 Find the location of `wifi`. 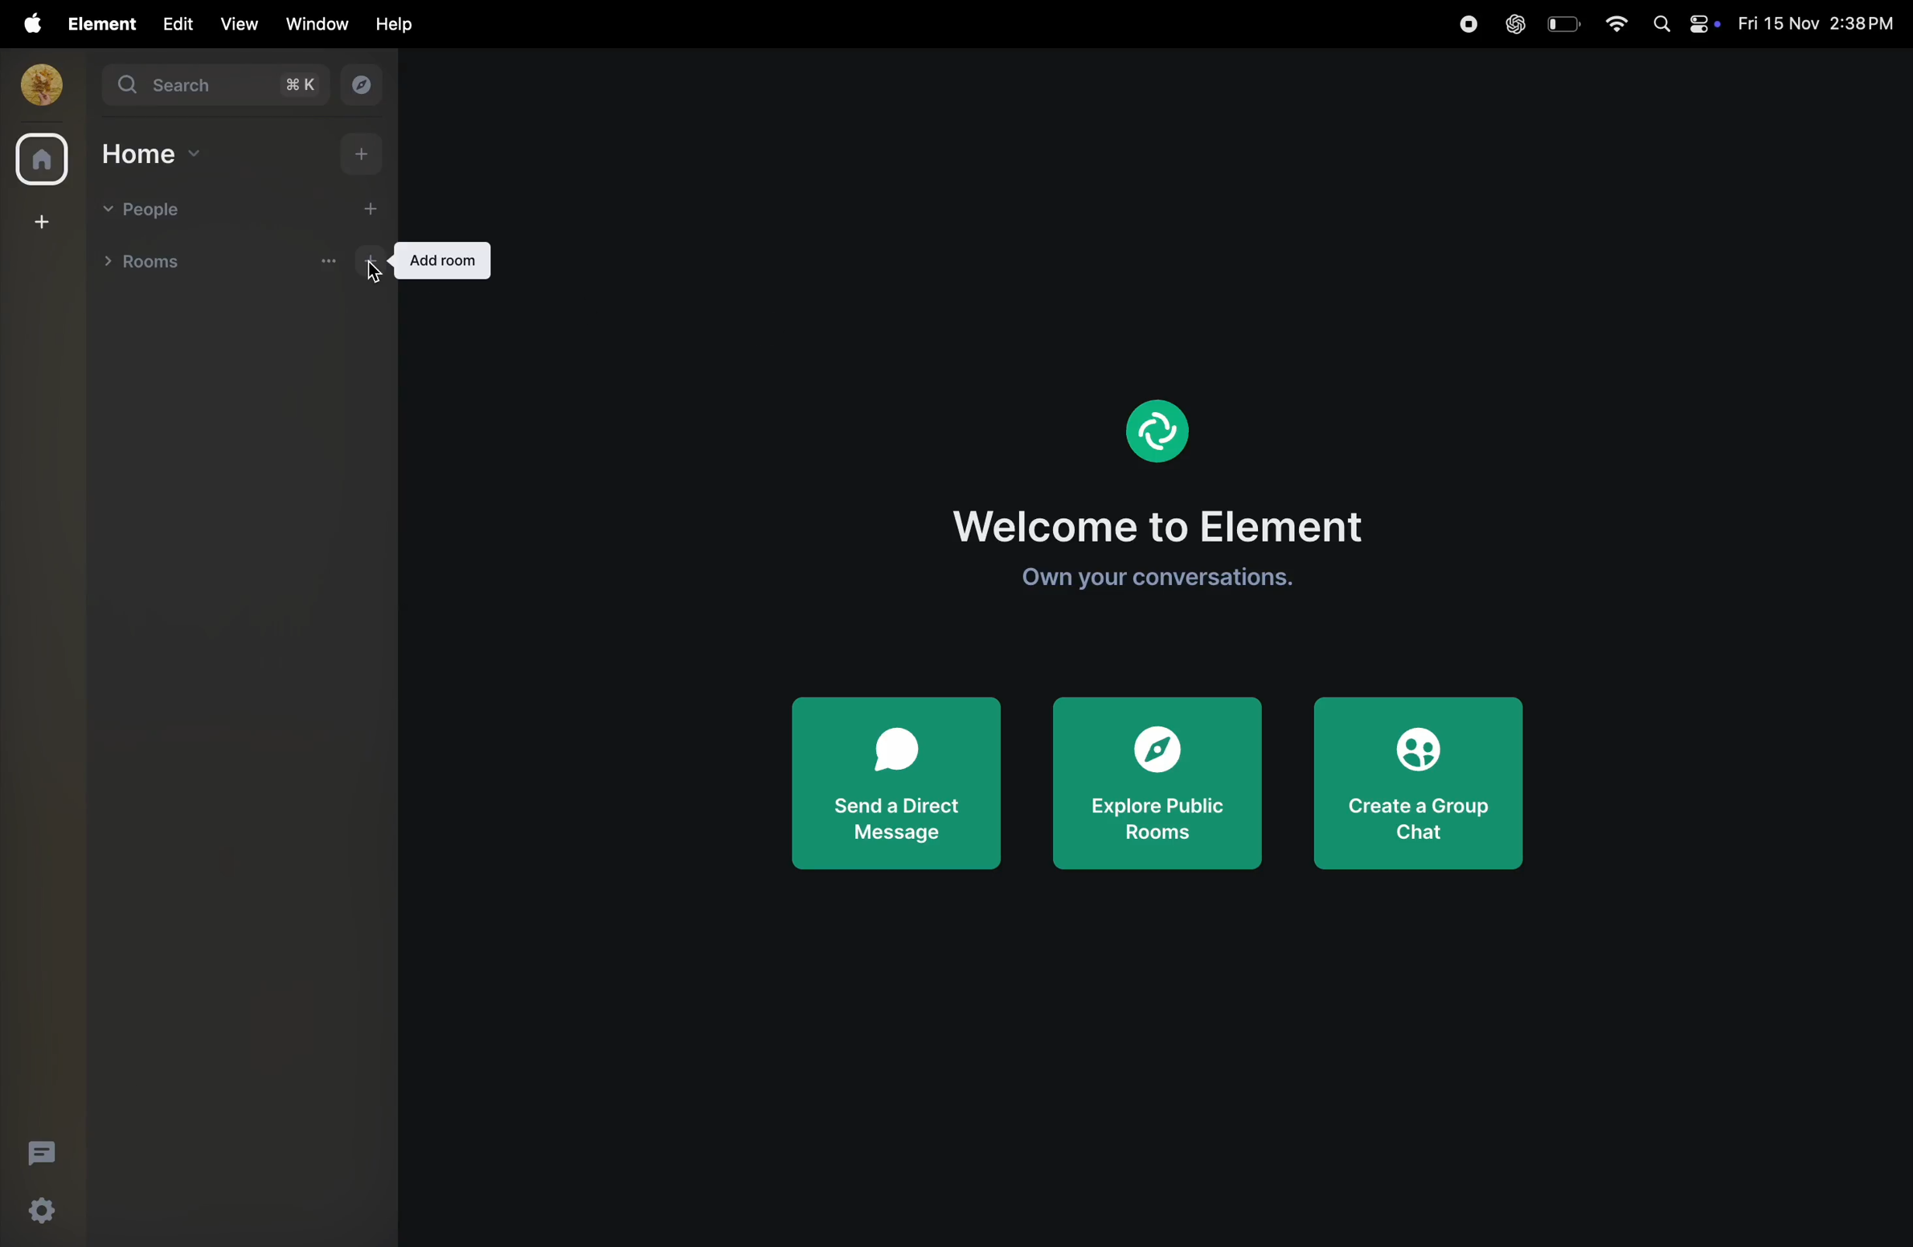

wifi is located at coordinates (1611, 22).